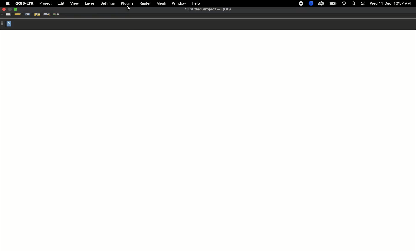  Describe the element at coordinates (179, 3) in the screenshot. I see `Window` at that location.